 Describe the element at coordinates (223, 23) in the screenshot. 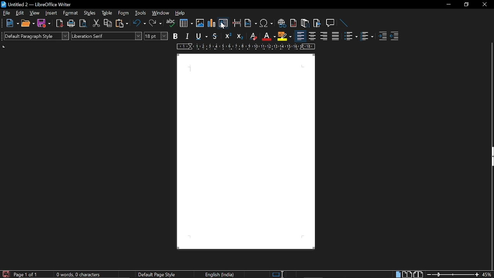

I see `insert text` at that location.